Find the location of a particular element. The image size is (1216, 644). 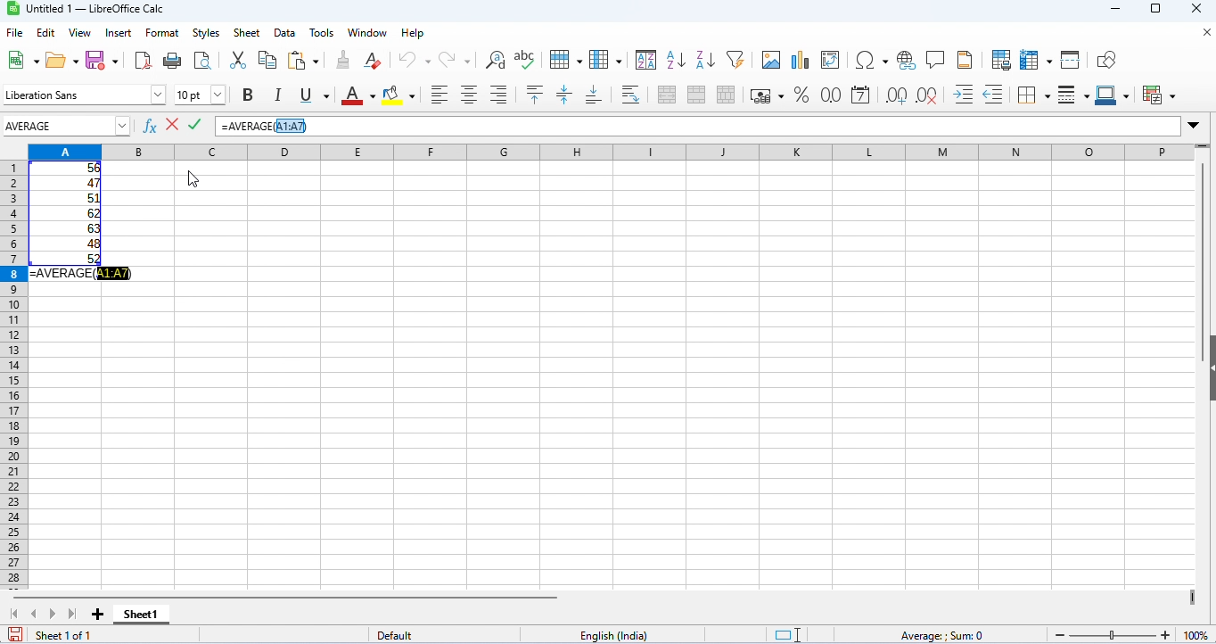

function wizard is located at coordinates (151, 126).